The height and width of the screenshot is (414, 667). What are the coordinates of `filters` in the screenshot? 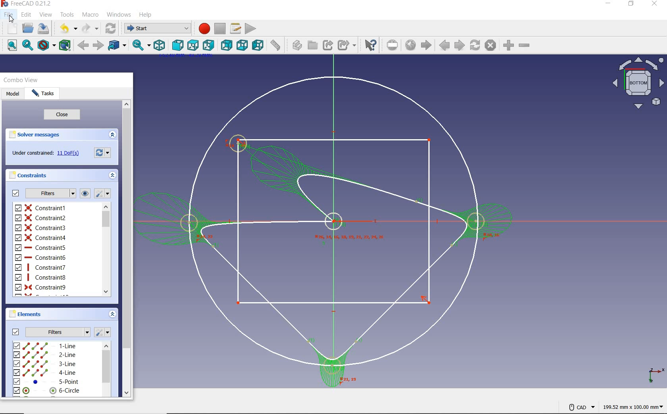 It's located at (48, 332).